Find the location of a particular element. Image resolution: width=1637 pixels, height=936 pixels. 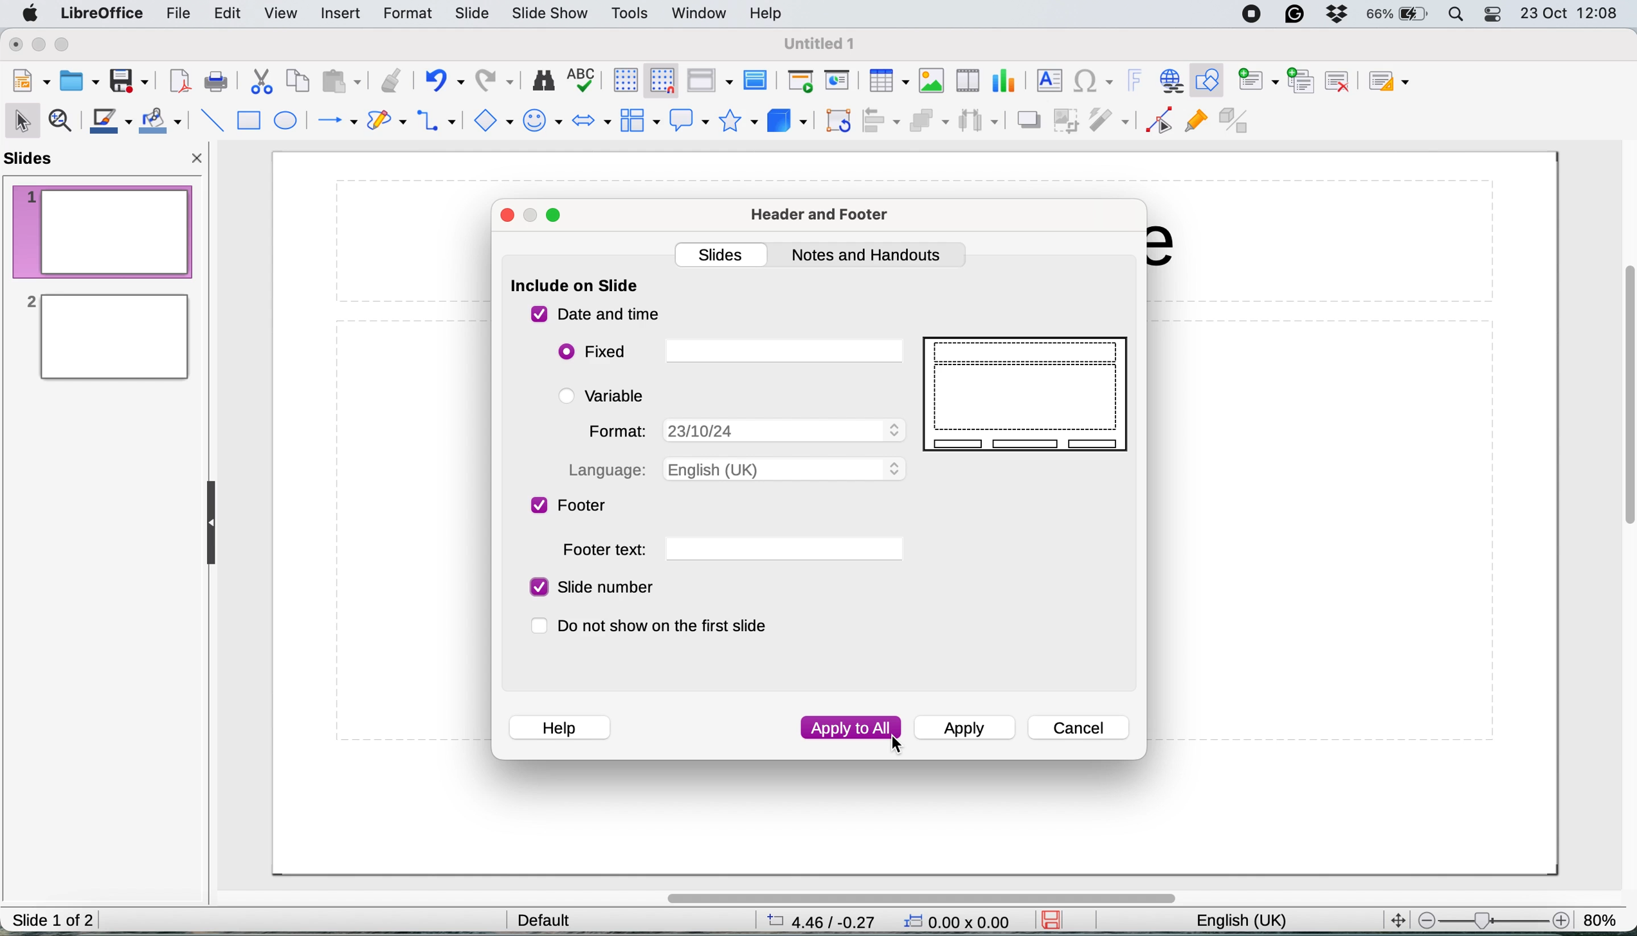

slides is located at coordinates (34, 159).